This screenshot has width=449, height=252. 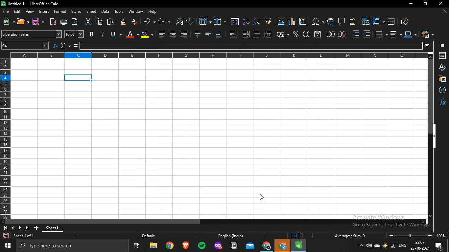 What do you see at coordinates (281, 22) in the screenshot?
I see `insert images` at bounding box center [281, 22].